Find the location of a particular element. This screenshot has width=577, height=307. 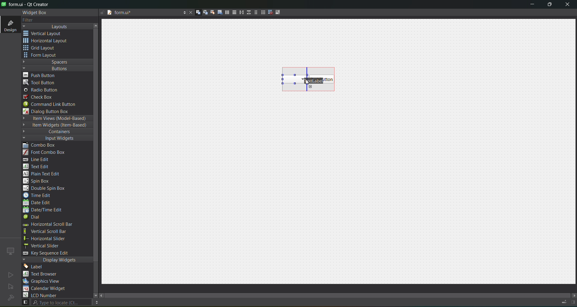

combo box is located at coordinates (44, 145).